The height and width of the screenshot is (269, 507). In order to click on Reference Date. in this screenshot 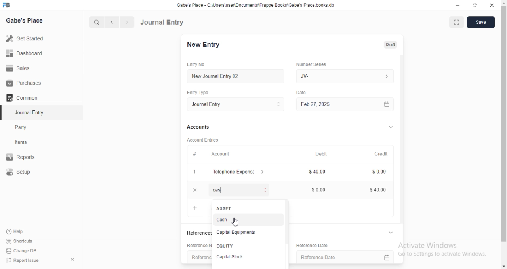, I will do `click(348, 256)`.